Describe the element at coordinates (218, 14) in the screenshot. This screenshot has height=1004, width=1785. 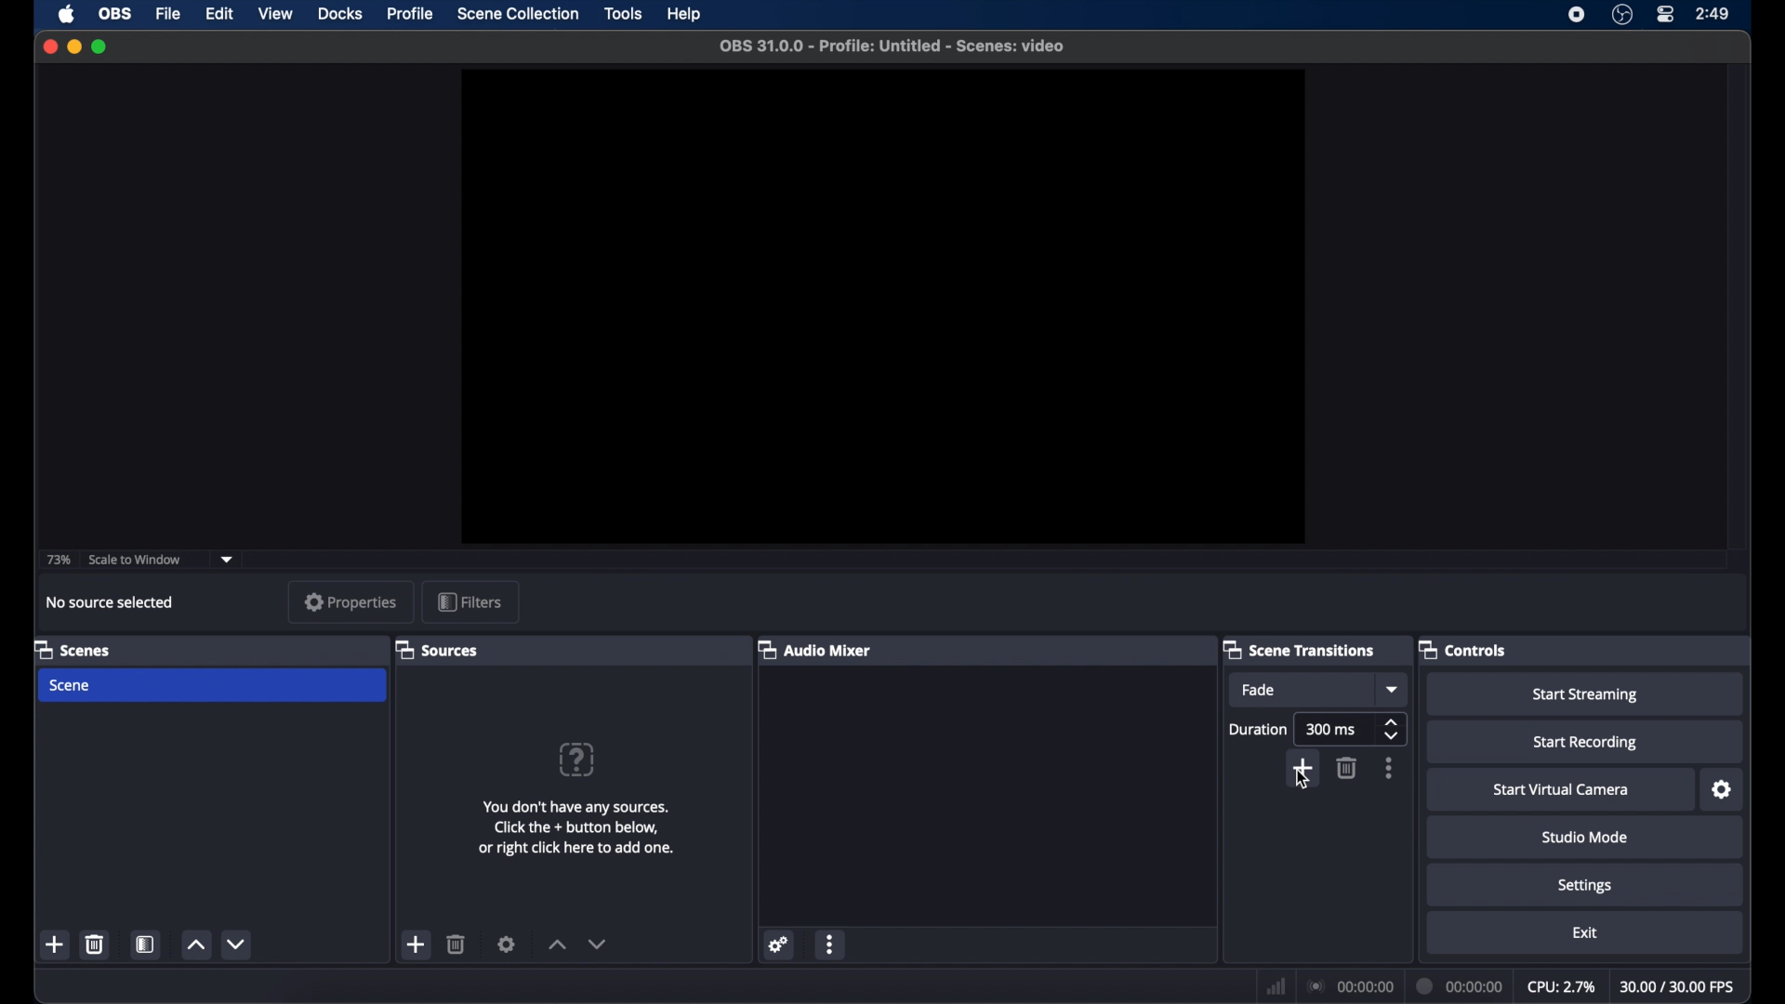
I see `edit` at that location.